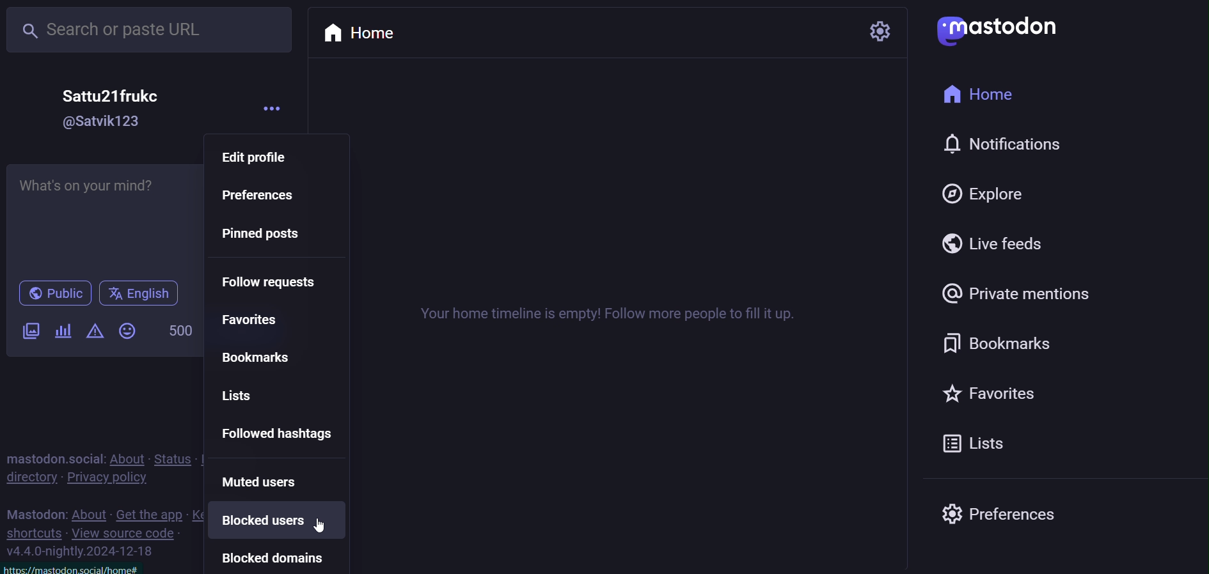 The height and width of the screenshot is (574, 1209). I want to click on about, so click(87, 511).